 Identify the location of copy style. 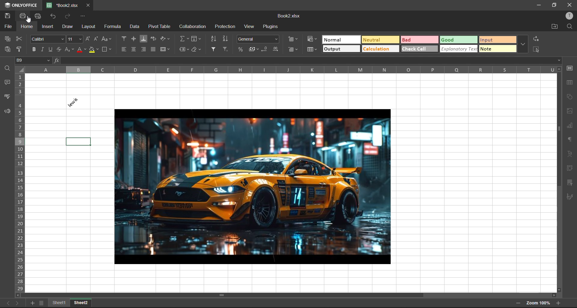
(20, 49).